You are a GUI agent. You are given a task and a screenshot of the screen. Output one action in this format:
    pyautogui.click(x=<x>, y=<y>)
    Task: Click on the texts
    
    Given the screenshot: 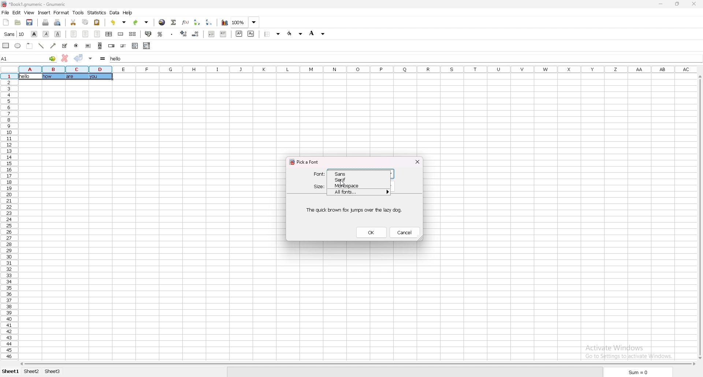 What is the action you would take?
    pyautogui.click(x=77, y=76)
    